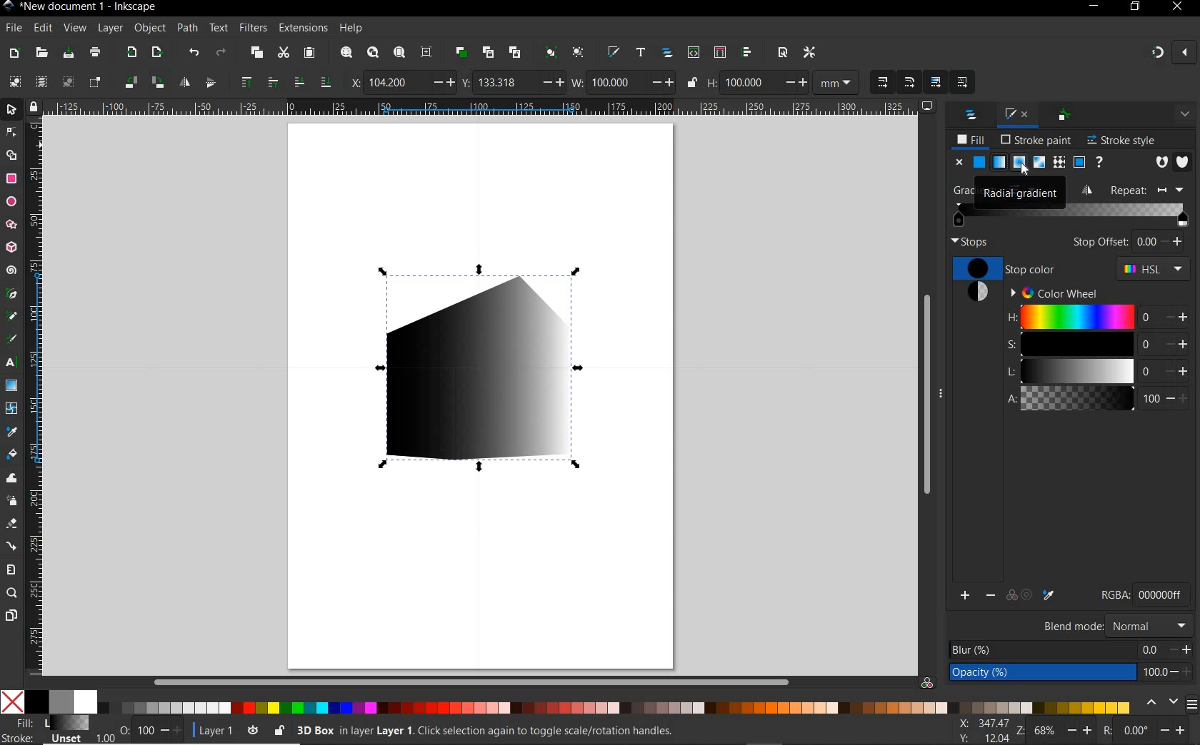 This screenshot has width=1200, height=745. What do you see at coordinates (68, 52) in the screenshot?
I see `SAVE` at bounding box center [68, 52].